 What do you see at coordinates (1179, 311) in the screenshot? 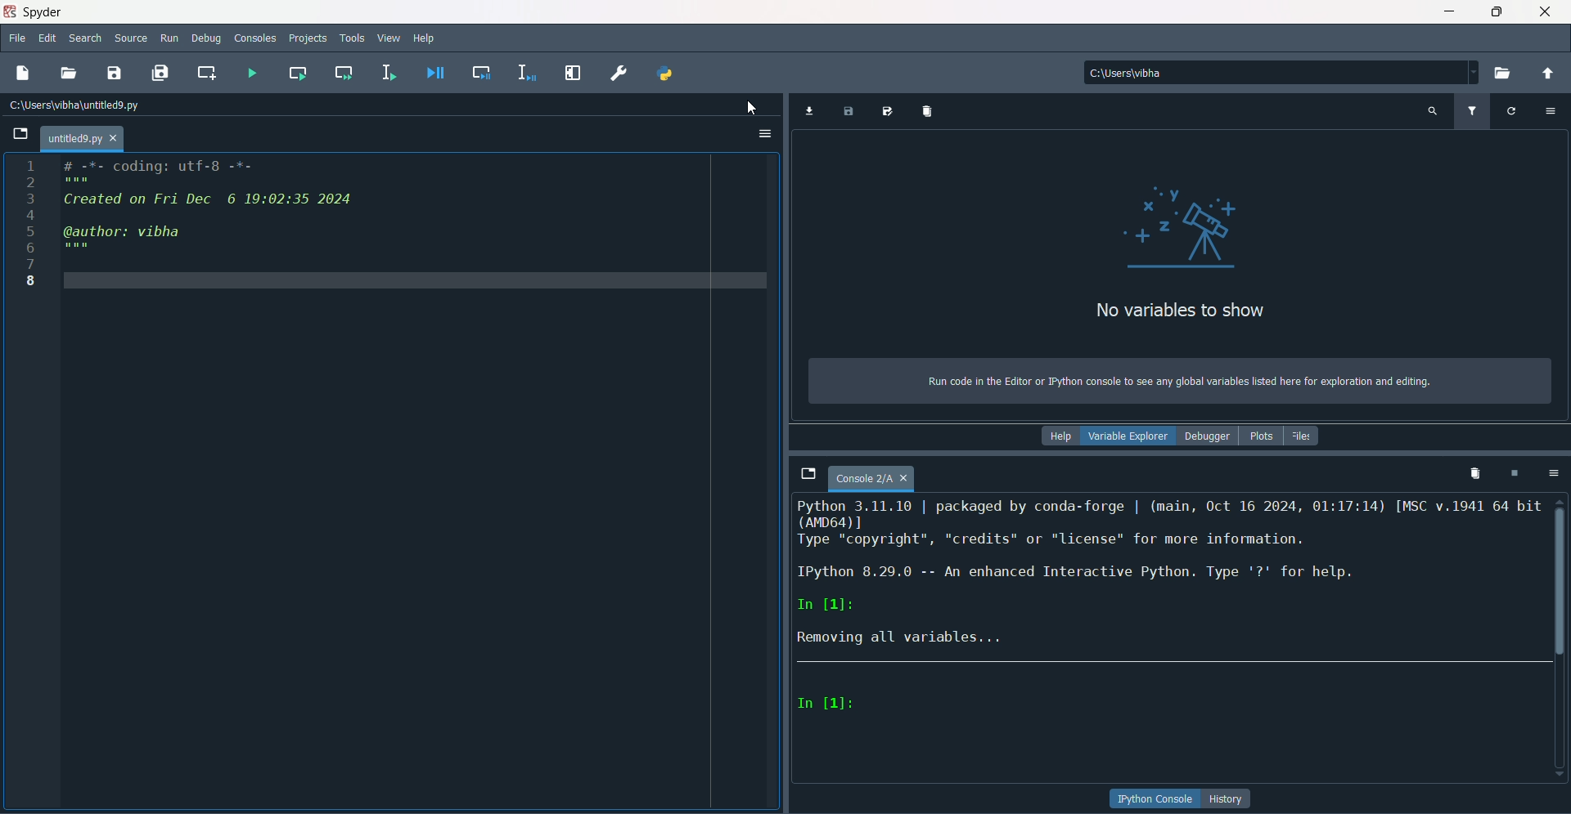
I see `text` at bounding box center [1179, 311].